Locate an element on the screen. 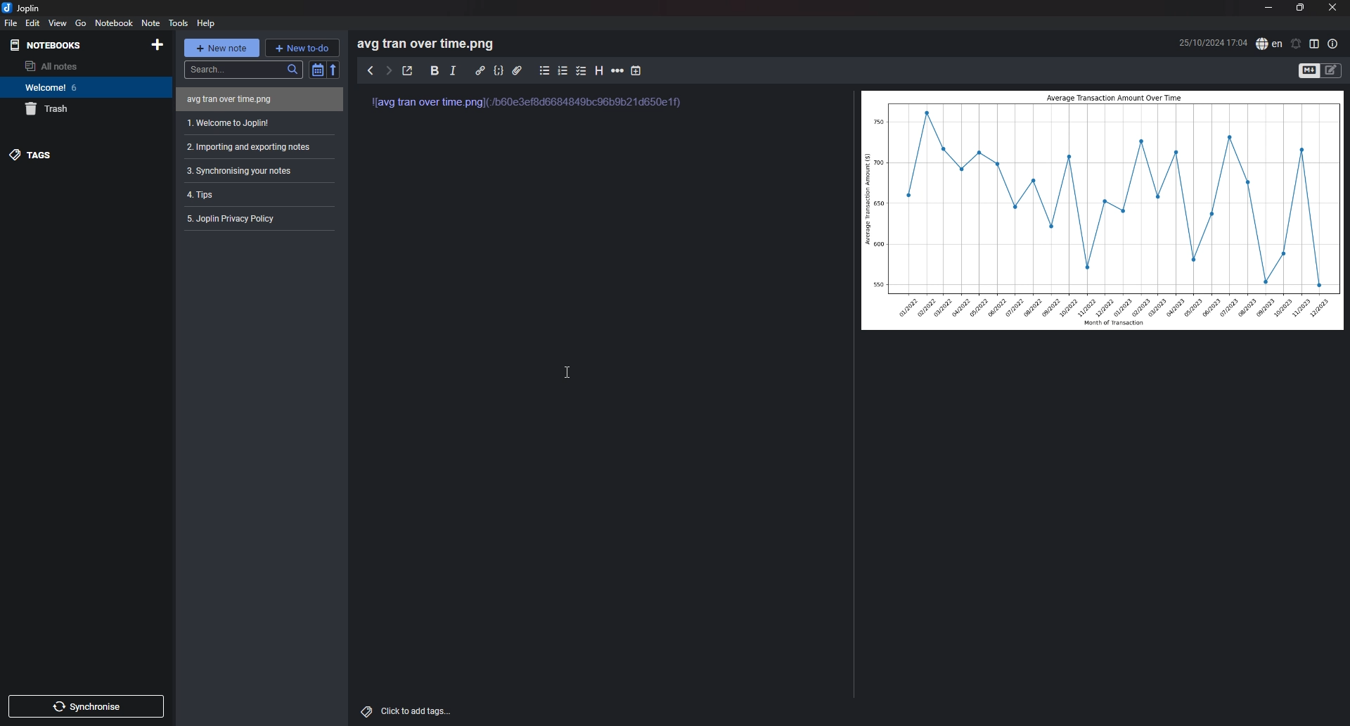 This screenshot has width=1350, height=726. bold is located at coordinates (435, 70).